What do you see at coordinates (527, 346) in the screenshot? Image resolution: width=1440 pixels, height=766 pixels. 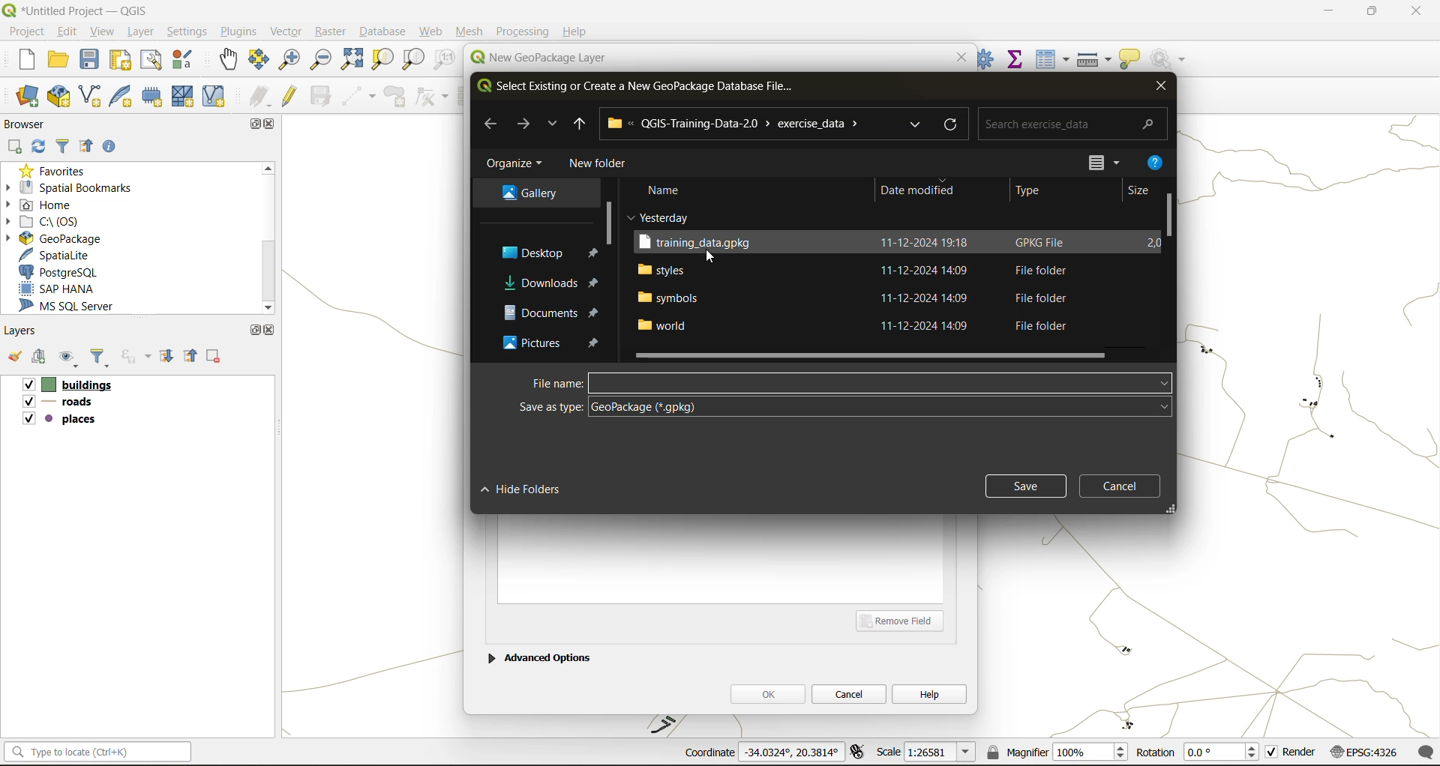 I see `Pictures` at bounding box center [527, 346].